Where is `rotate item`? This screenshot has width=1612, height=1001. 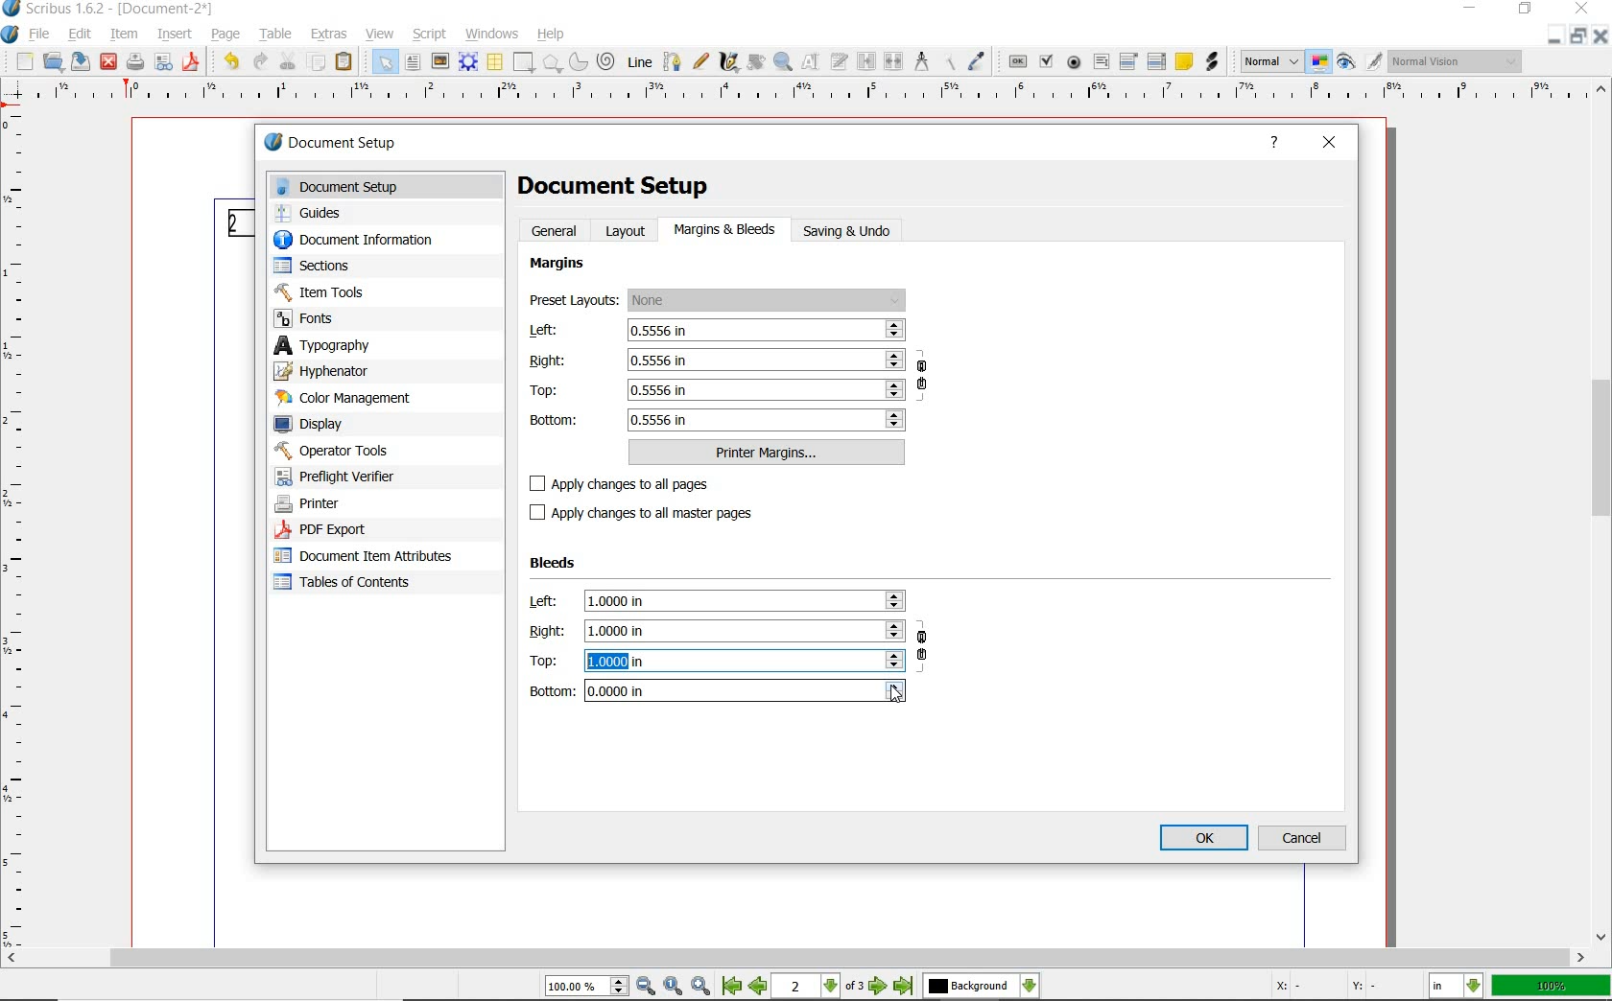
rotate item is located at coordinates (755, 61).